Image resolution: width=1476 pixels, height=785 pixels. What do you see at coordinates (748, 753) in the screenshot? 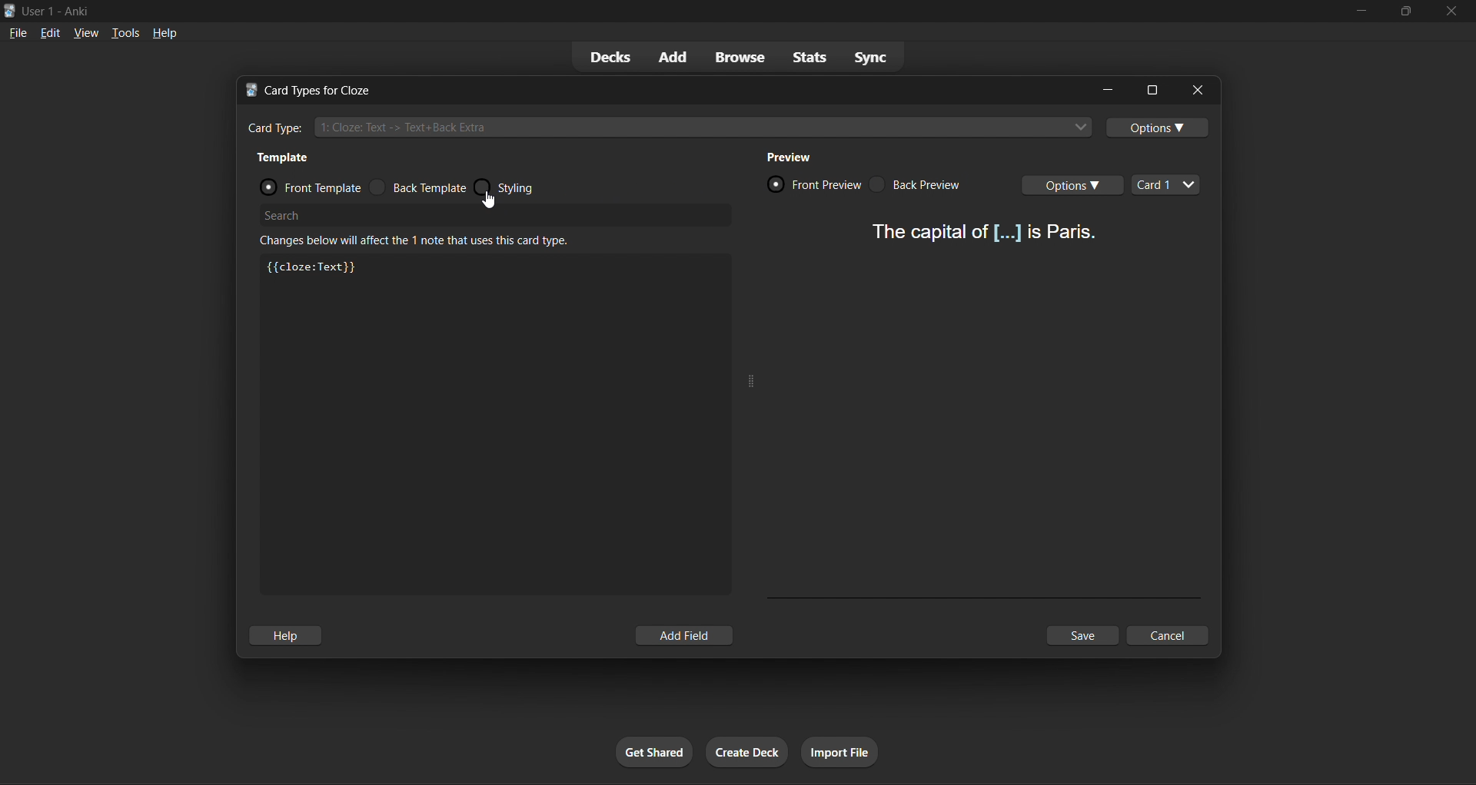
I see `create deck` at bounding box center [748, 753].